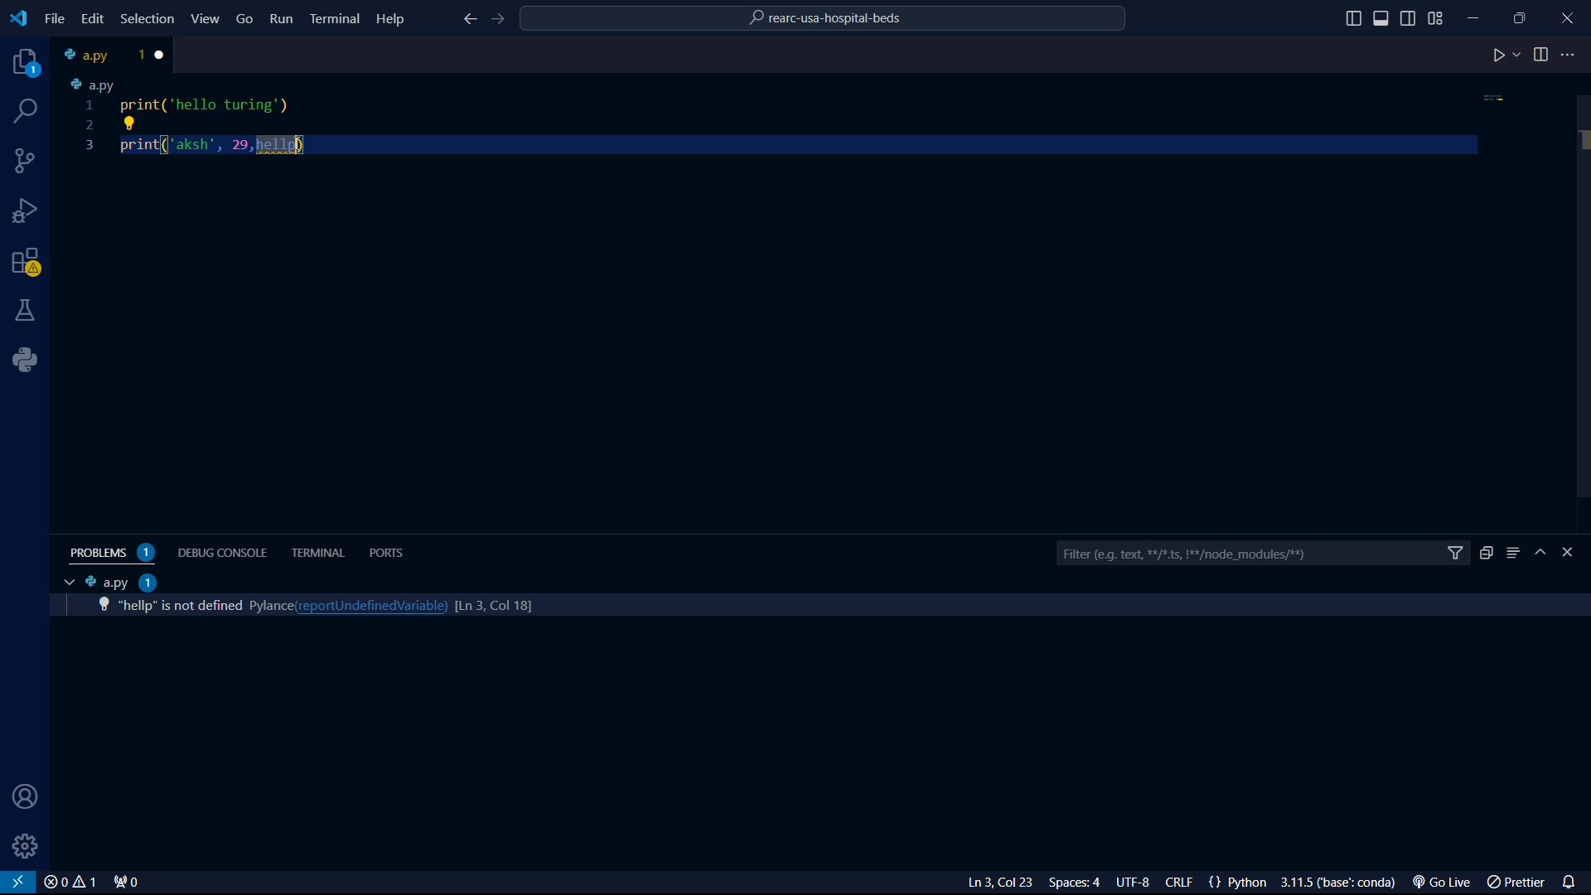 This screenshot has height=895, width=1591. I want to click on edit, so click(91, 18).